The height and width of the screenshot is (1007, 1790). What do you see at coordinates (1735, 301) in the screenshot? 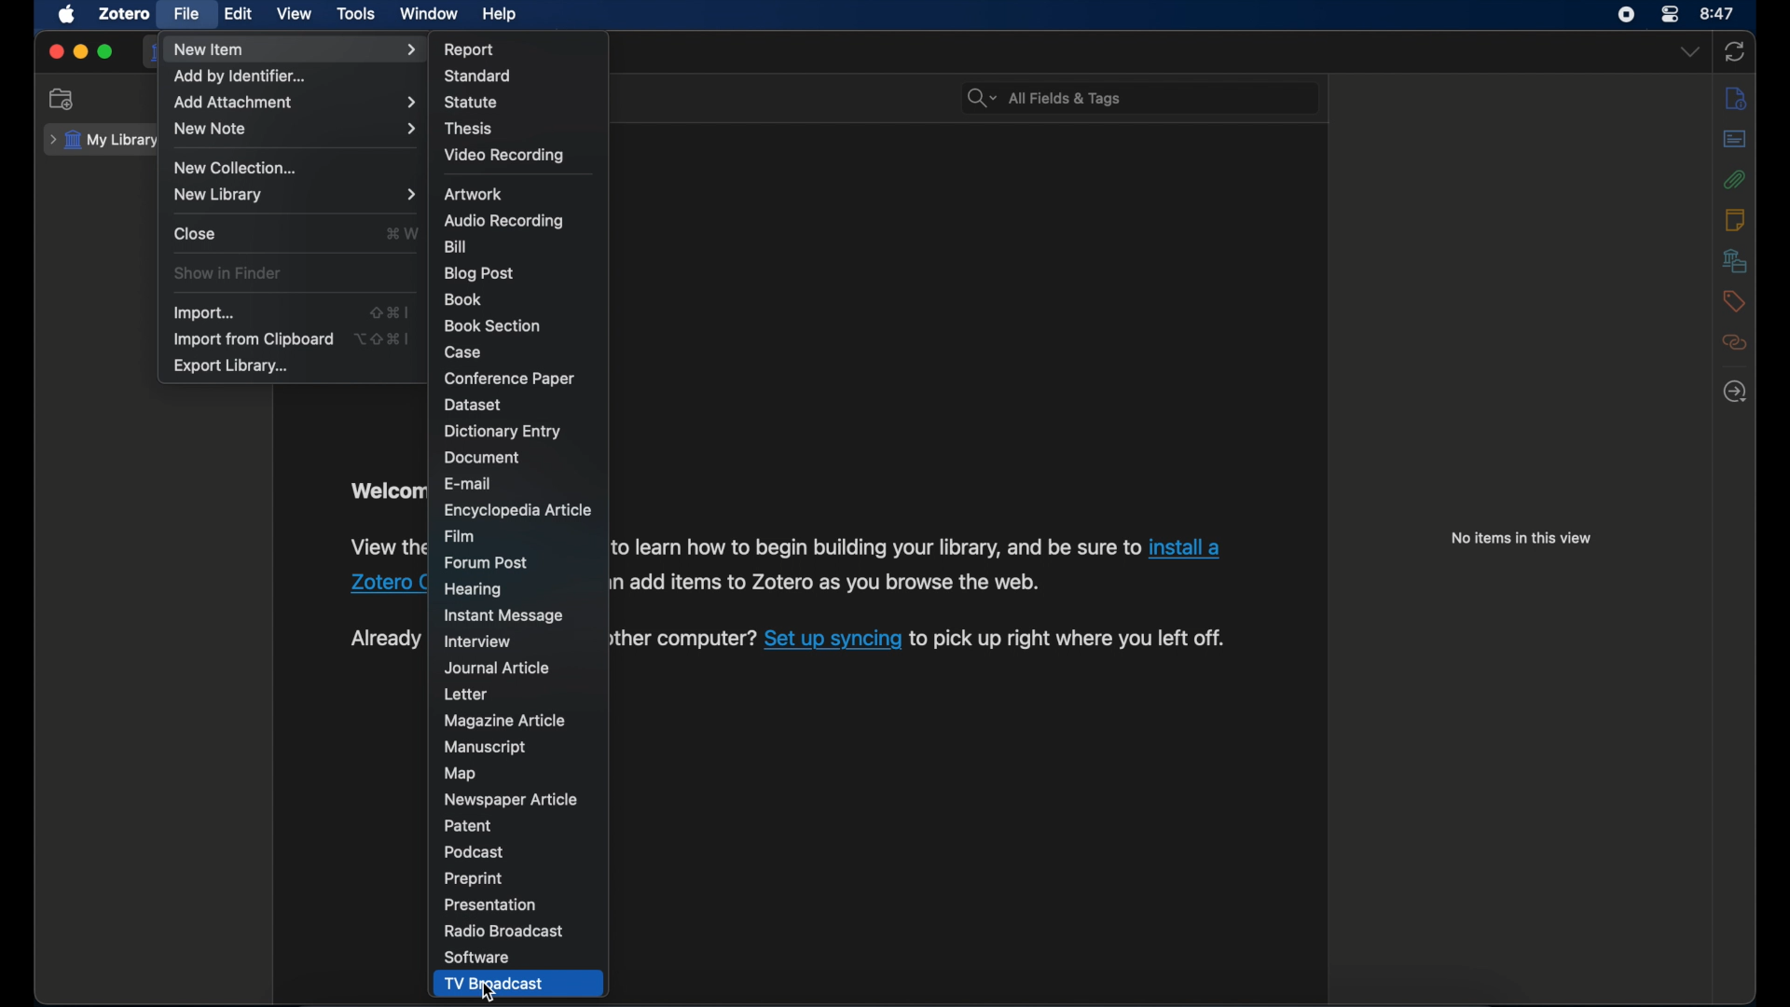
I see `tags` at bounding box center [1735, 301].